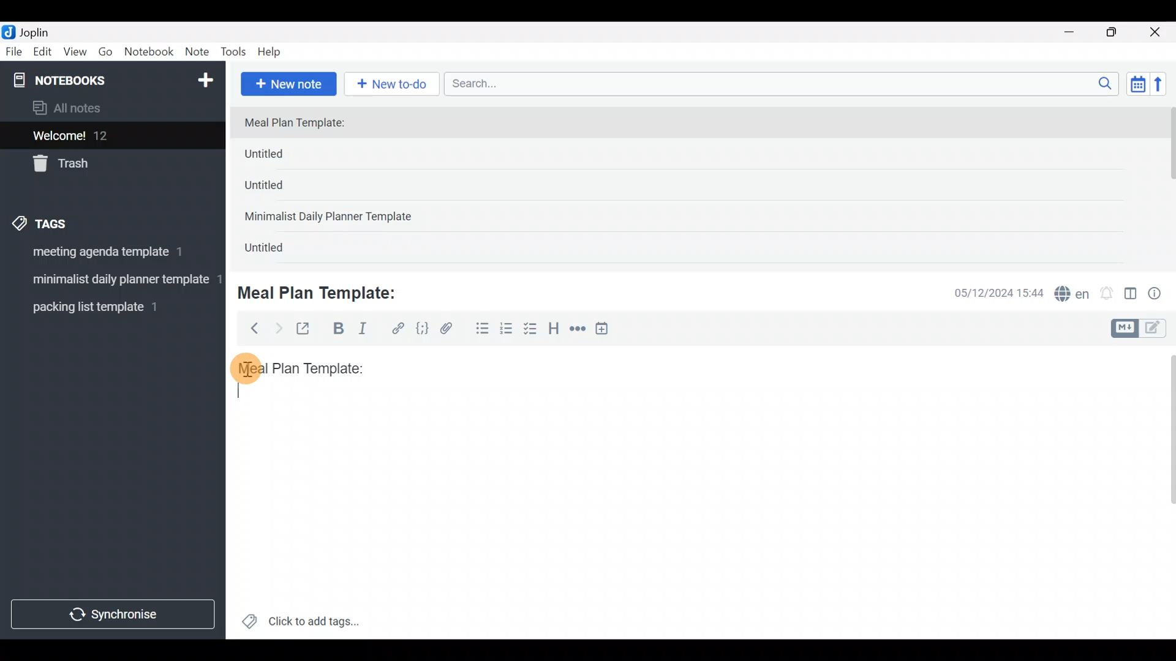 This screenshot has height=661, width=1176. I want to click on Search bar, so click(785, 82).